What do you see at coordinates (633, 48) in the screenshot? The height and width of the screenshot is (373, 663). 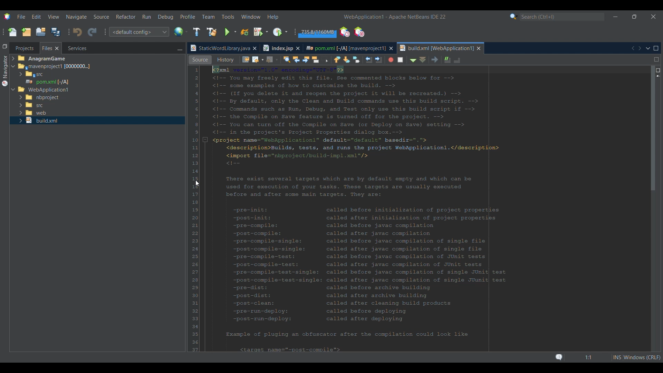 I see `Previous` at bounding box center [633, 48].